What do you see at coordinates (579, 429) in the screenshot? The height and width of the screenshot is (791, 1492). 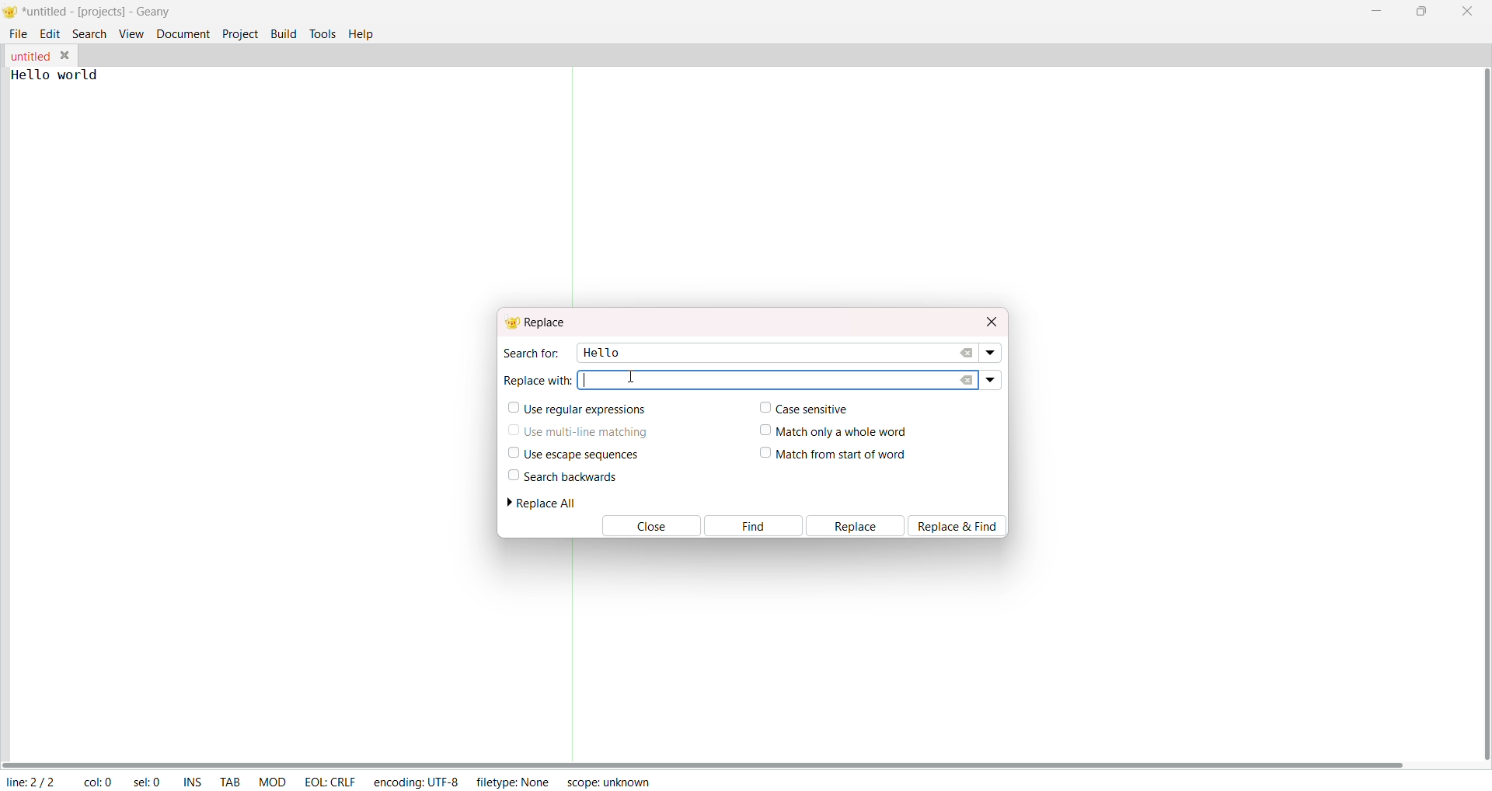 I see `use multi line matching` at bounding box center [579, 429].